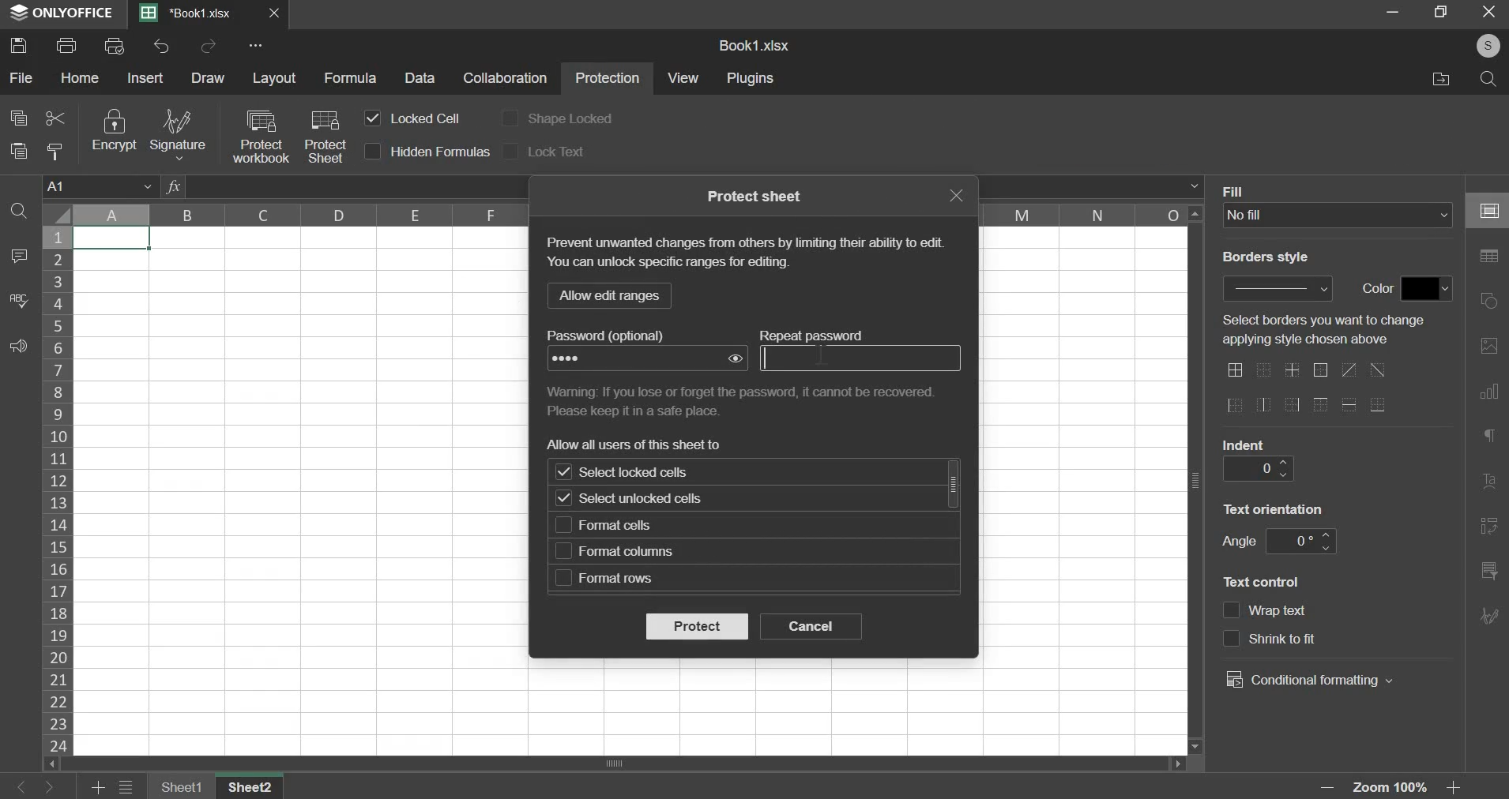 Image resolution: width=1509 pixels, height=799 pixels. Describe the element at coordinates (1236, 190) in the screenshot. I see `Fill` at that location.